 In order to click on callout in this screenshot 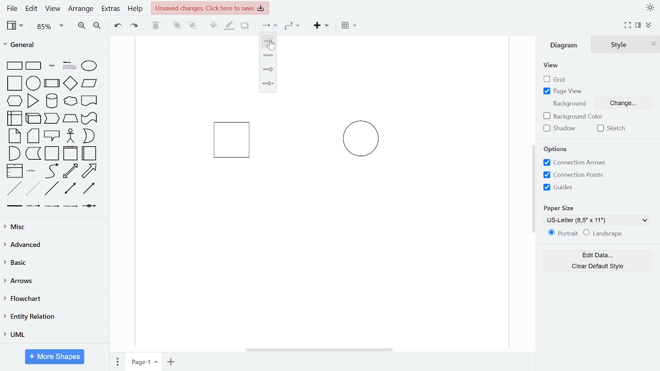, I will do `click(53, 136)`.